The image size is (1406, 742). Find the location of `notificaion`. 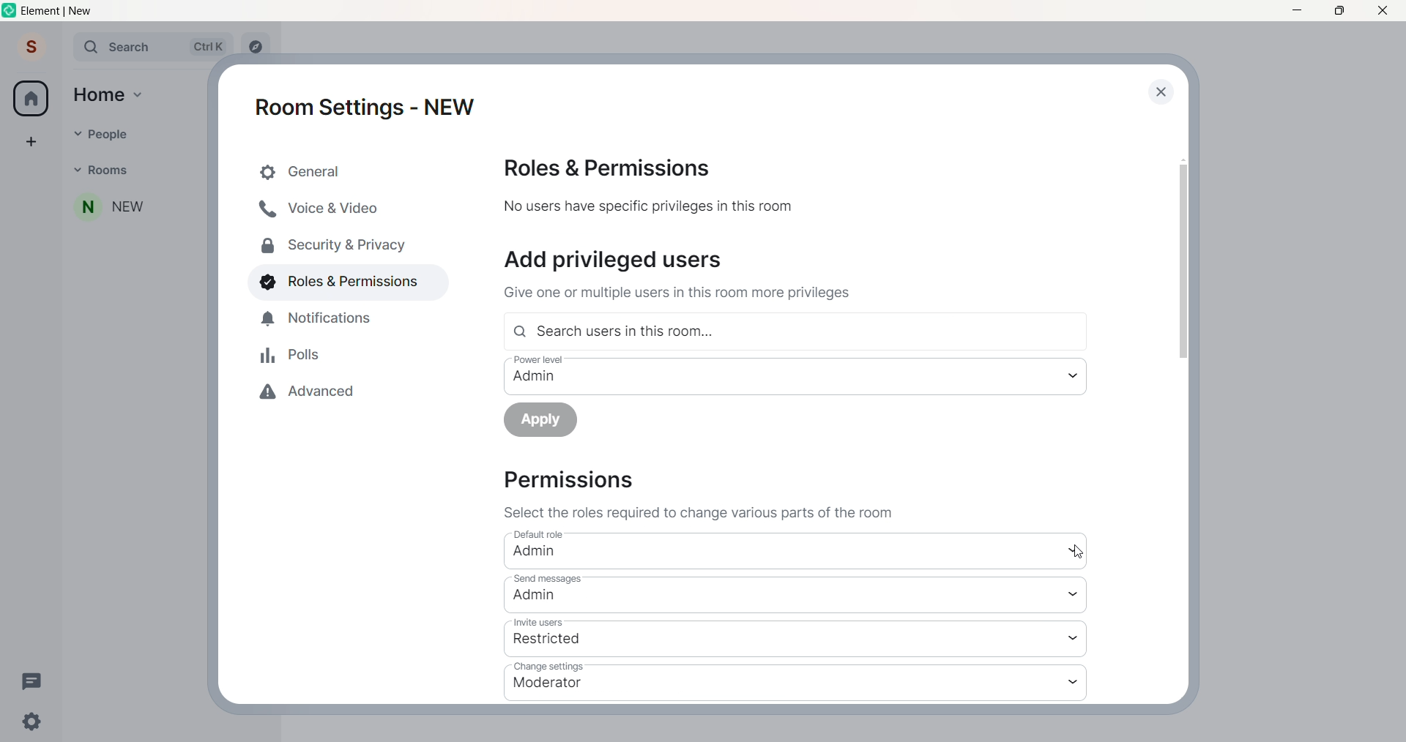

notificaion is located at coordinates (316, 322).